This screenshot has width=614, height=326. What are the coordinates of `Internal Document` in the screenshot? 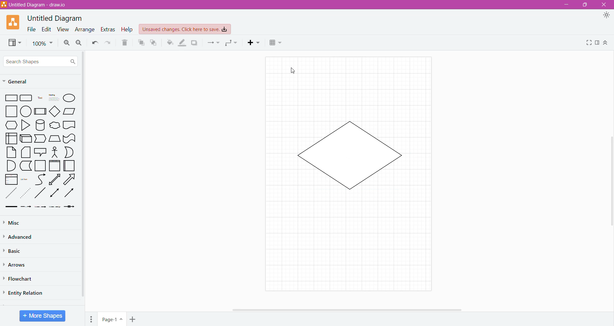 It's located at (11, 138).